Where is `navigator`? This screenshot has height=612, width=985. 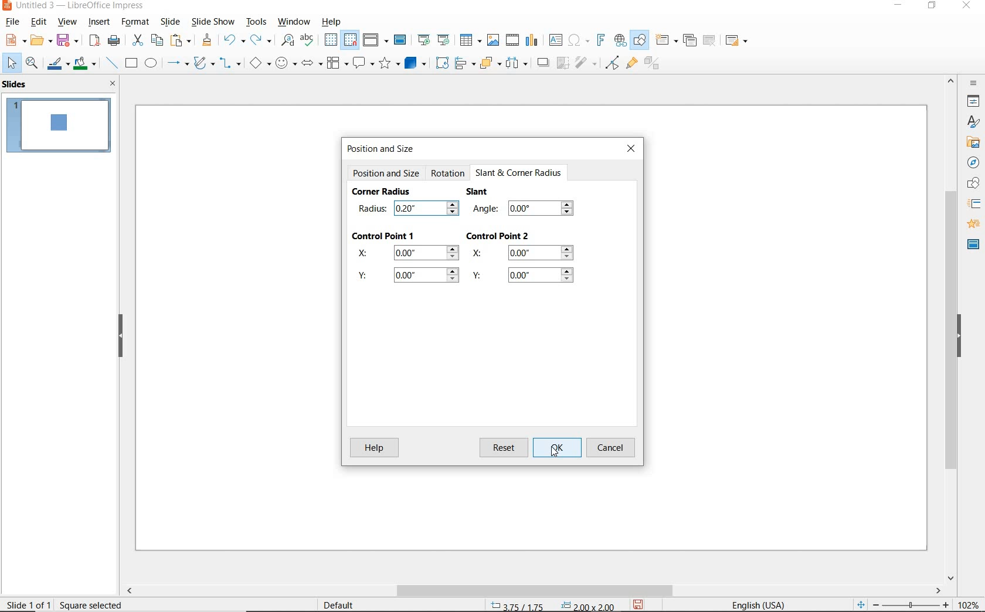
navigator is located at coordinates (971, 162).